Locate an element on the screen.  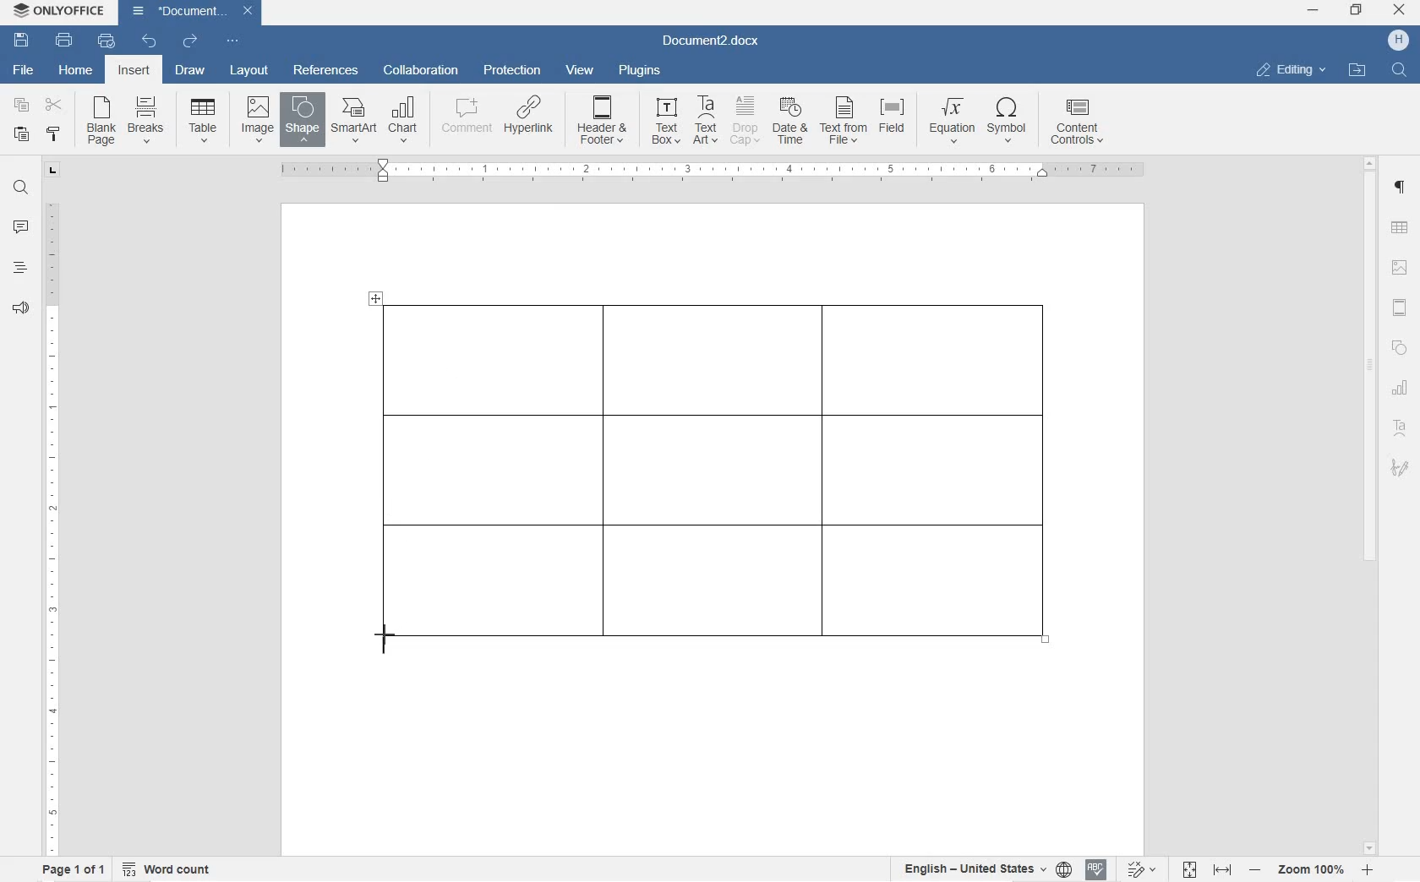
image settings is located at coordinates (1399, 269).